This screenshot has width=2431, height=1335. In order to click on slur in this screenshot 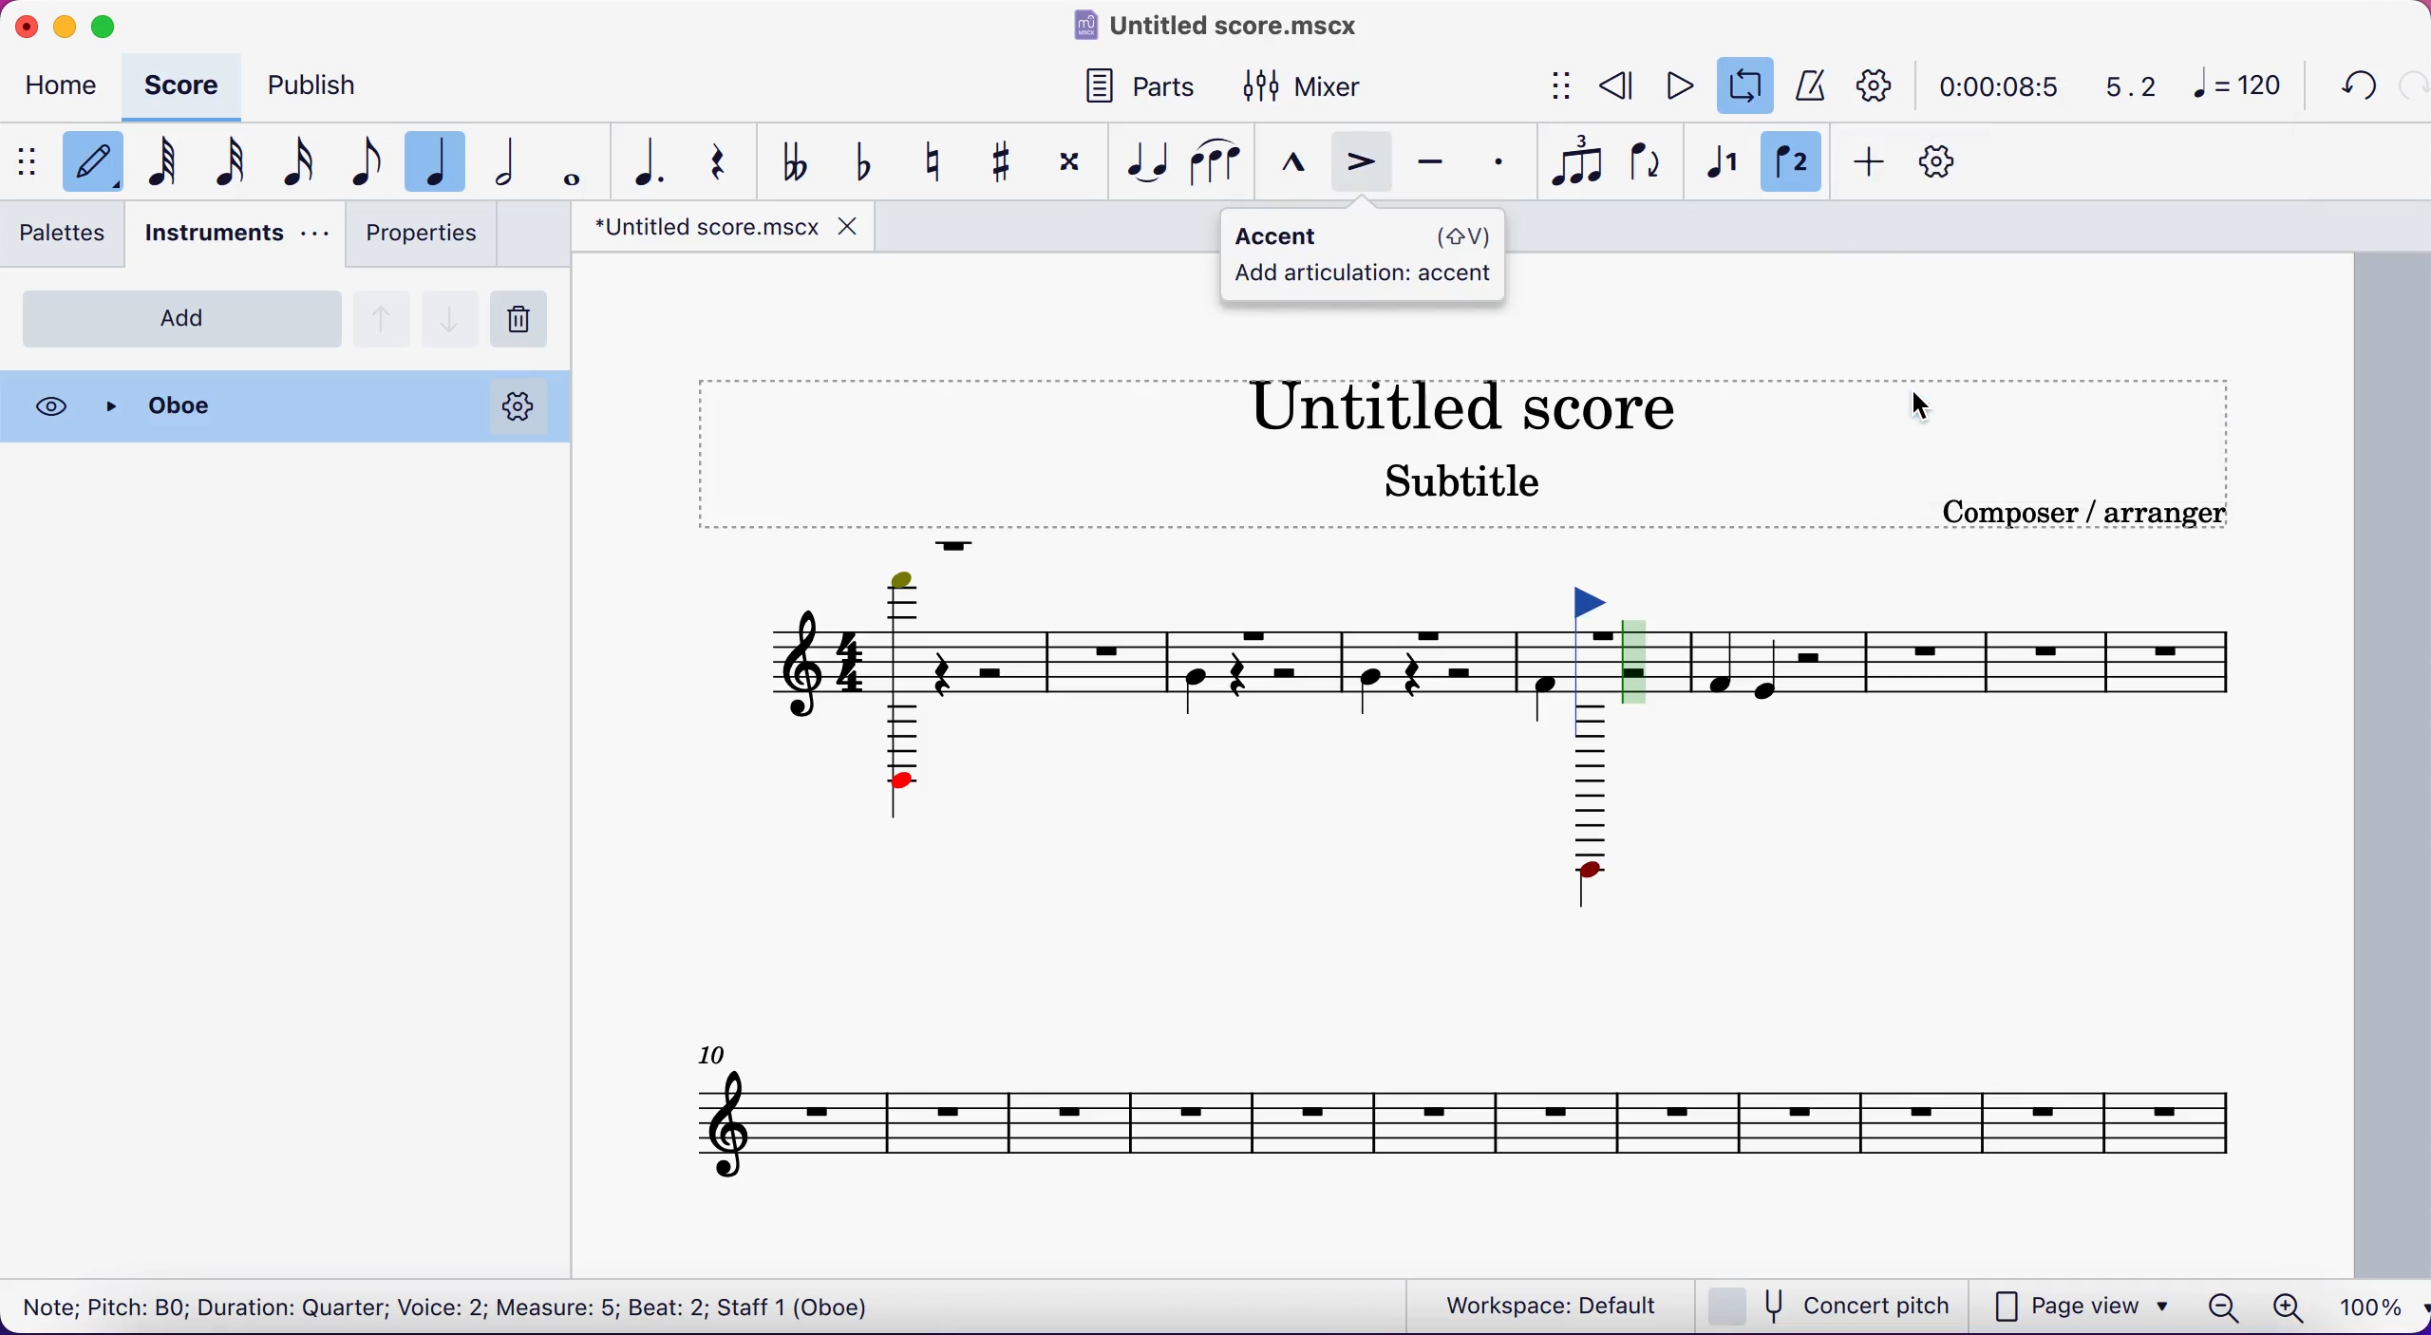, I will do `click(1218, 163)`.